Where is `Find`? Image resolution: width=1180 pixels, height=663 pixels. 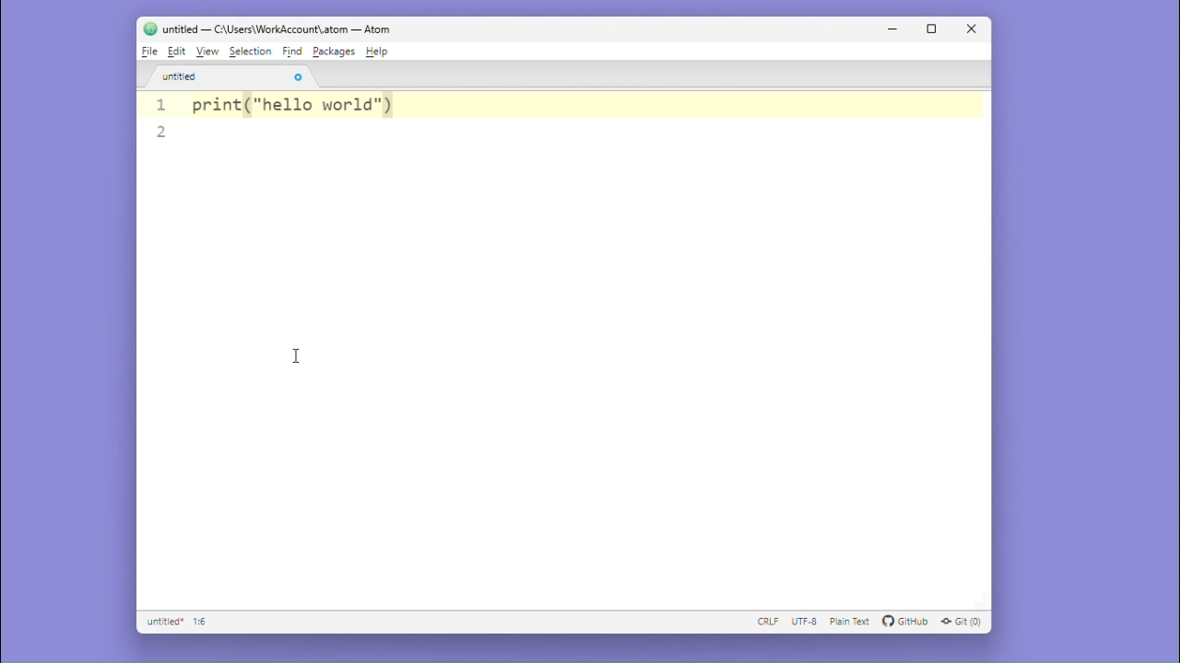 Find is located at coordinates (291, 53).